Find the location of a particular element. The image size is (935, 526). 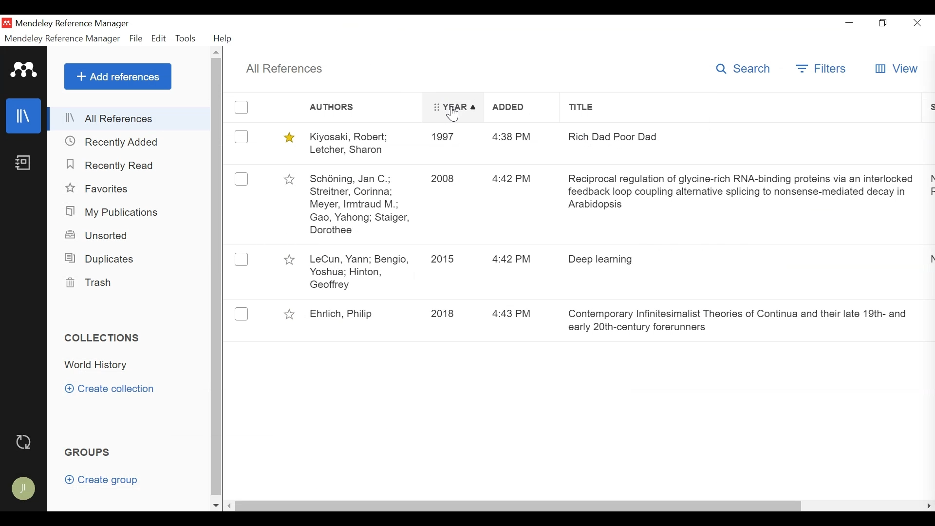

File is located at coordinates (135, 38).